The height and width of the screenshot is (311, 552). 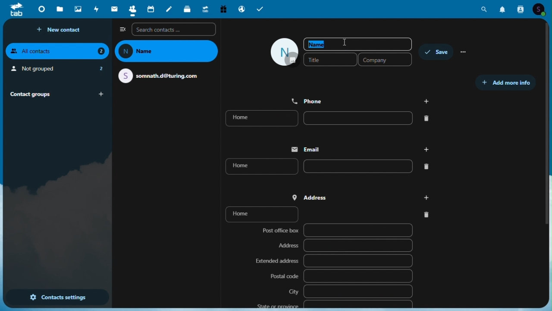 What do you see at coordinates (122, 29) in the screenshot?
I see `Collapse side bar` at bounding box center [122, 29].